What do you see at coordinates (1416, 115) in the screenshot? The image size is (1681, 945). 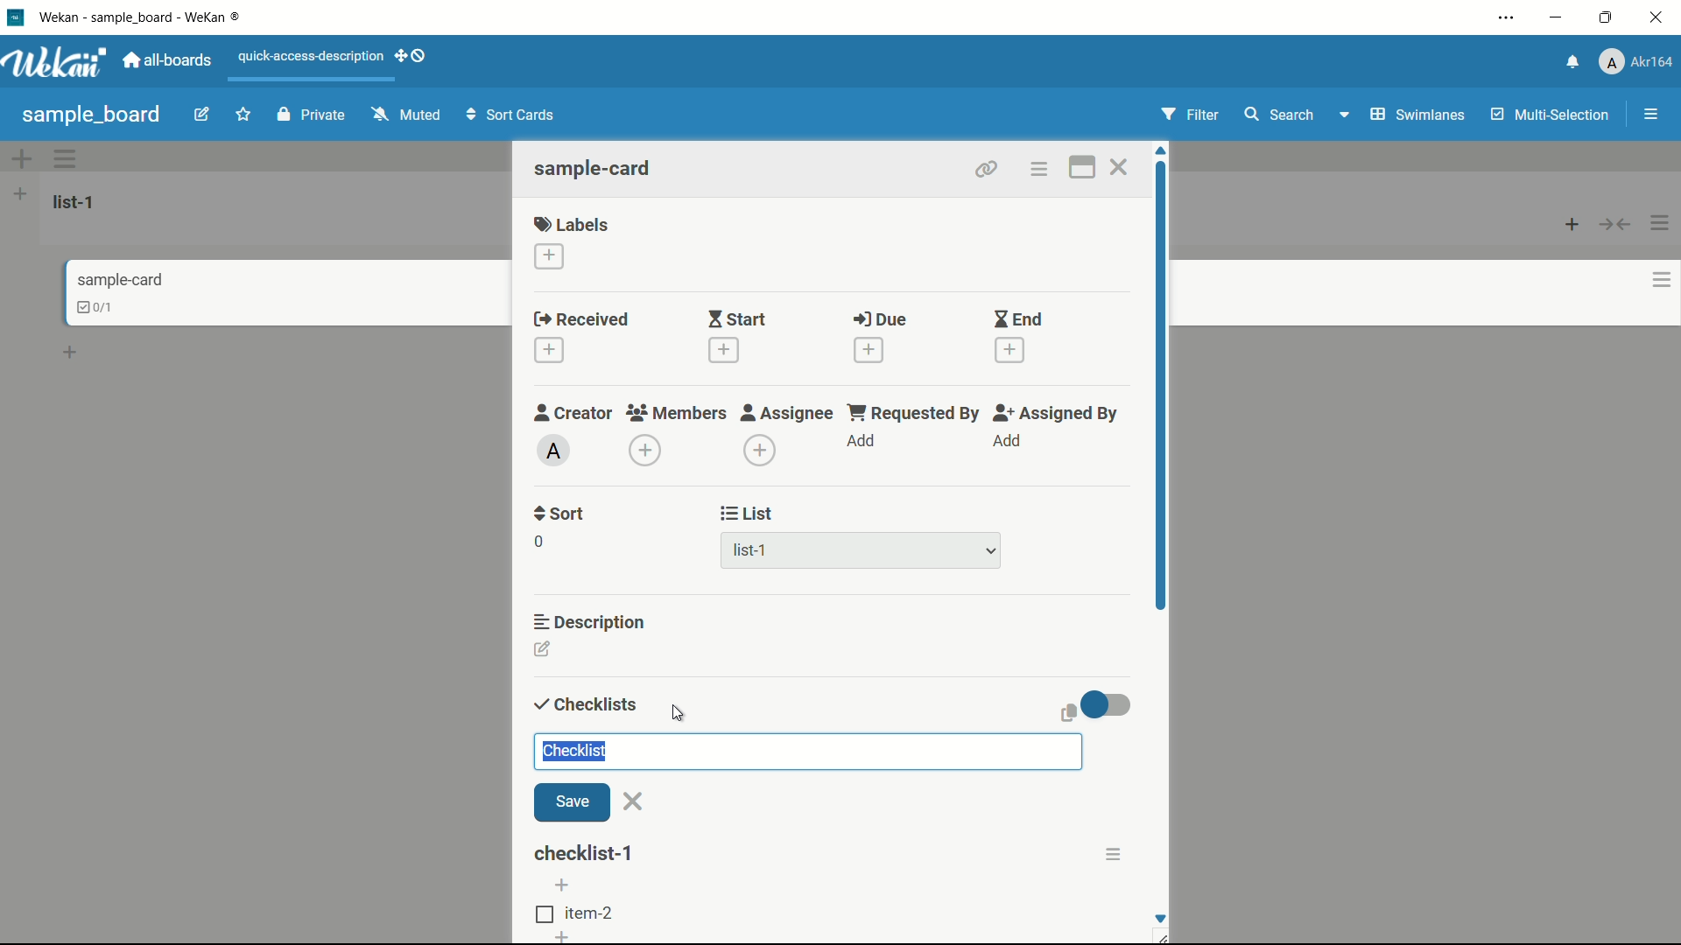 I see `swimlanes` at bounding box center [1416, 115].